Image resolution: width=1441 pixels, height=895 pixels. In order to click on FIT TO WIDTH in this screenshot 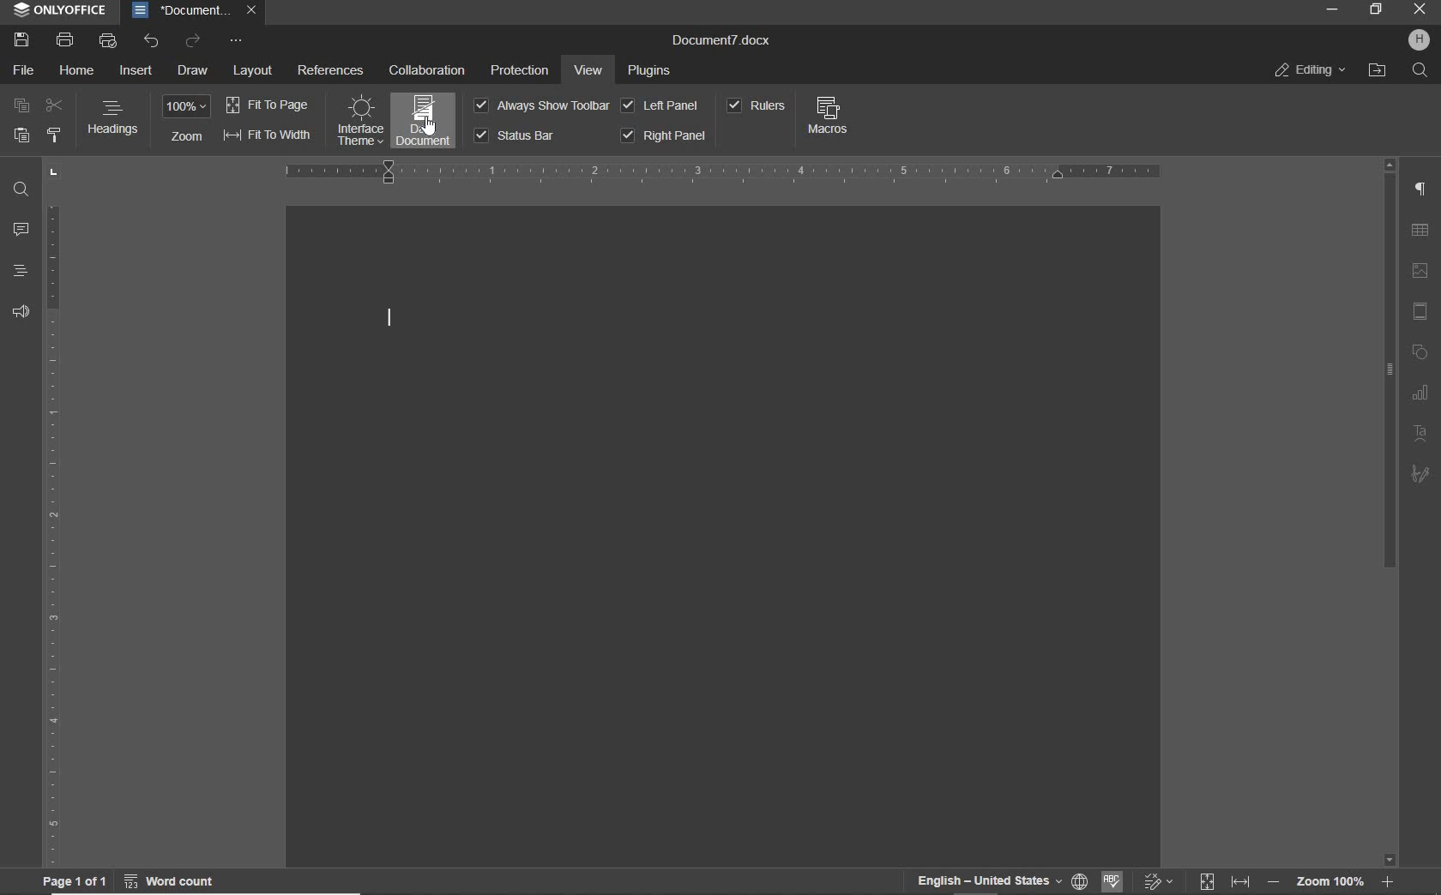, I will do `click(267, 137)`.